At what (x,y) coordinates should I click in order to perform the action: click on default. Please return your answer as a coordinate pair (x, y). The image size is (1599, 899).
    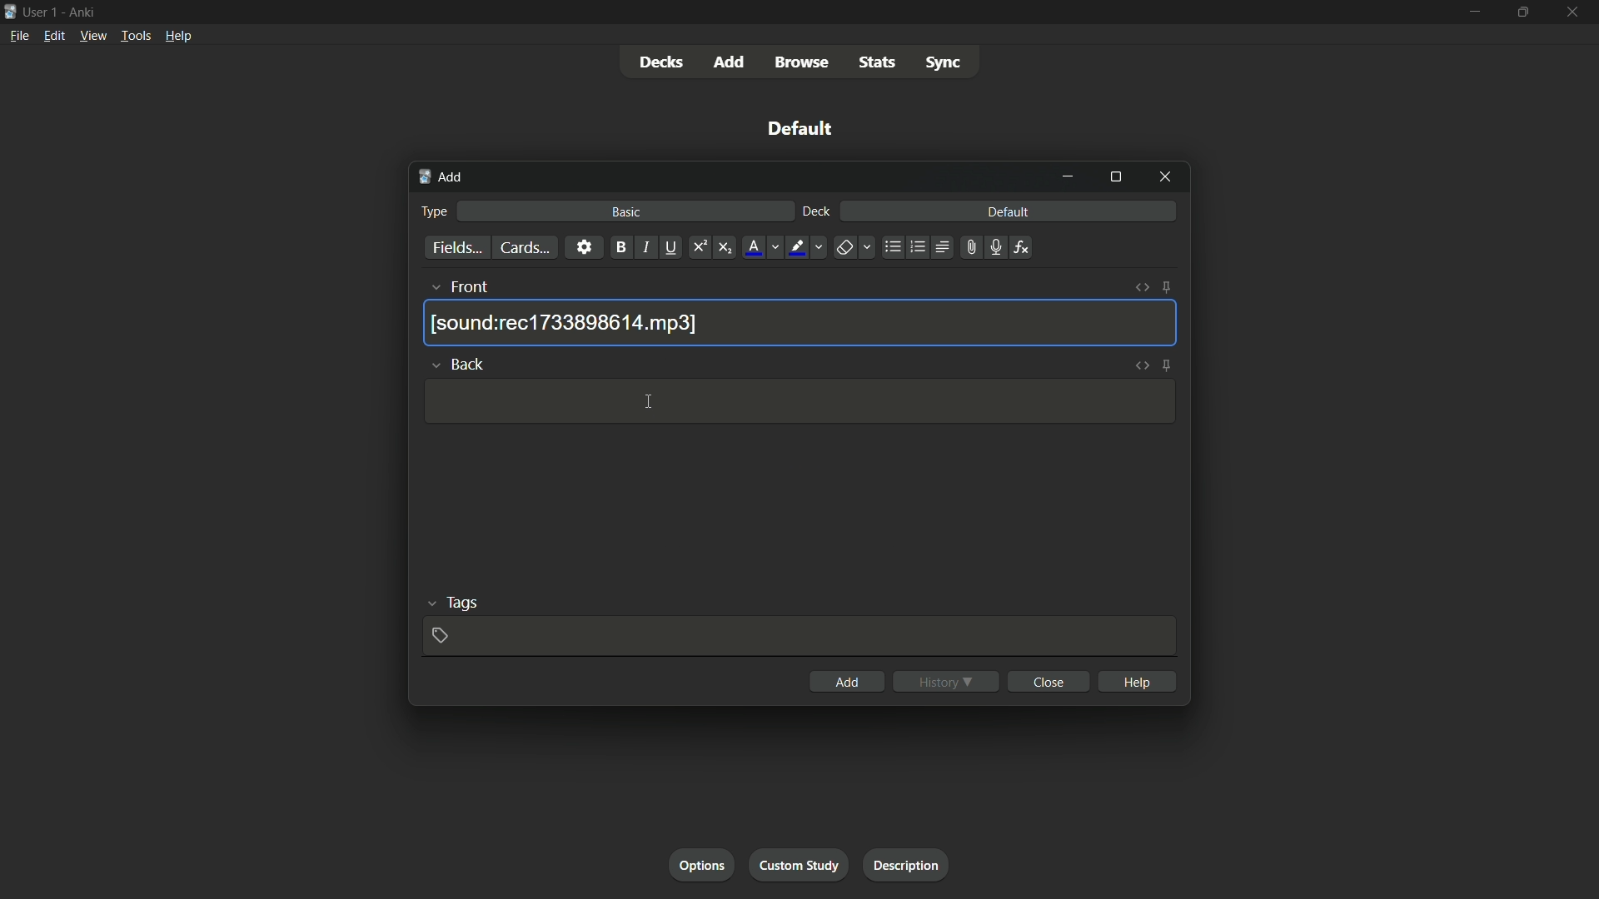
    Looking at the image, I should click on (1008, 212).